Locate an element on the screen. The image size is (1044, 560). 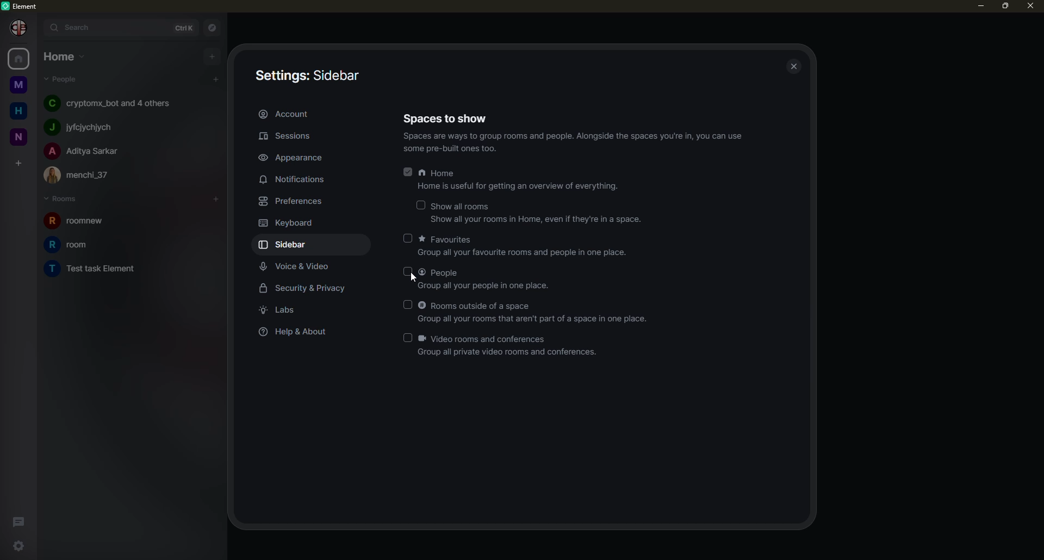
people is located at coordinates (85, 126).